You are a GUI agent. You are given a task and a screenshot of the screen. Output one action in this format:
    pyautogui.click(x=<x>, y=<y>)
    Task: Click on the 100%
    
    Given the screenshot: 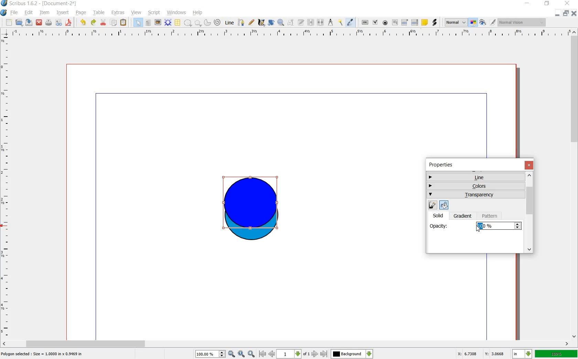 What is the action you would take?
    pyautogui.click(x=557, y=355)
    